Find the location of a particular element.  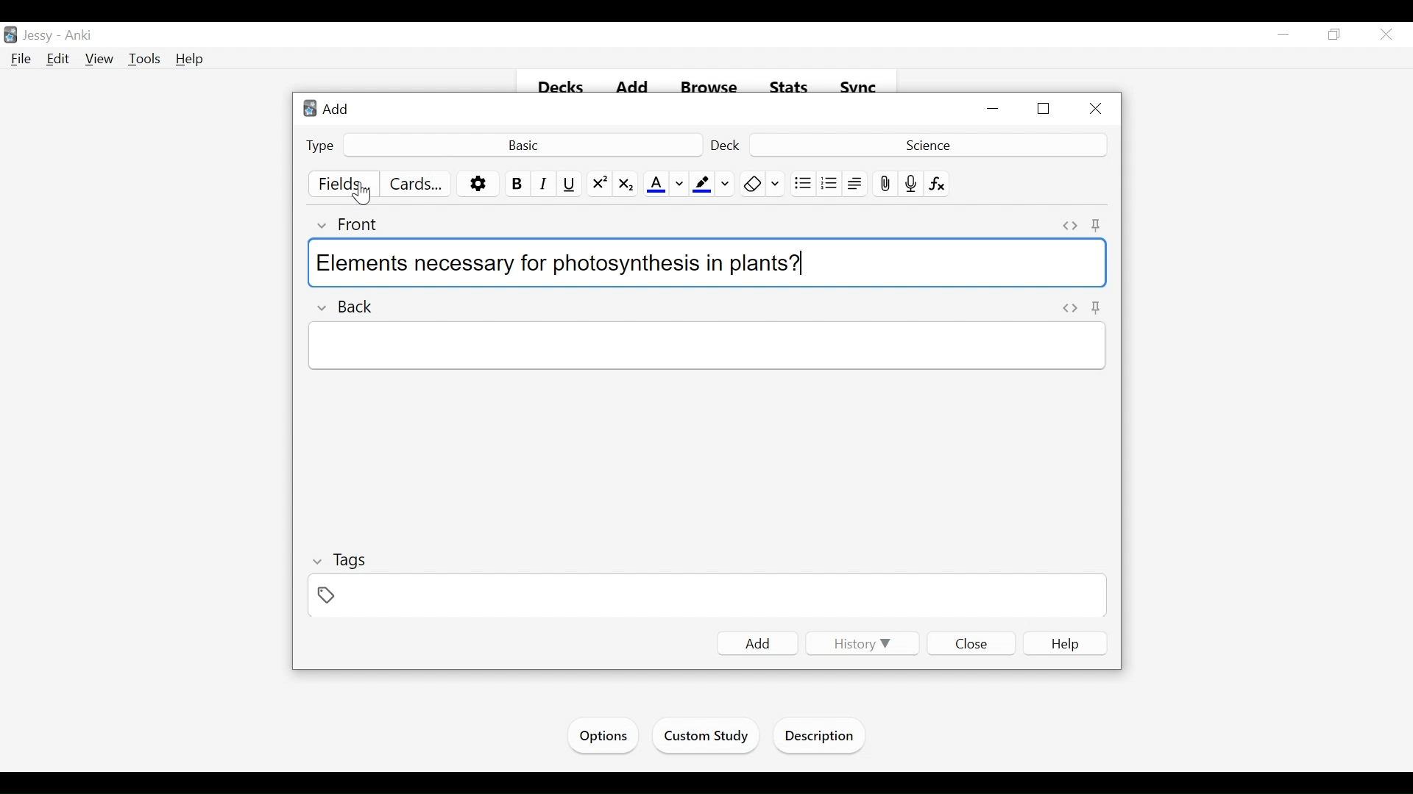

Minimize is located at coordinates (994, 110).